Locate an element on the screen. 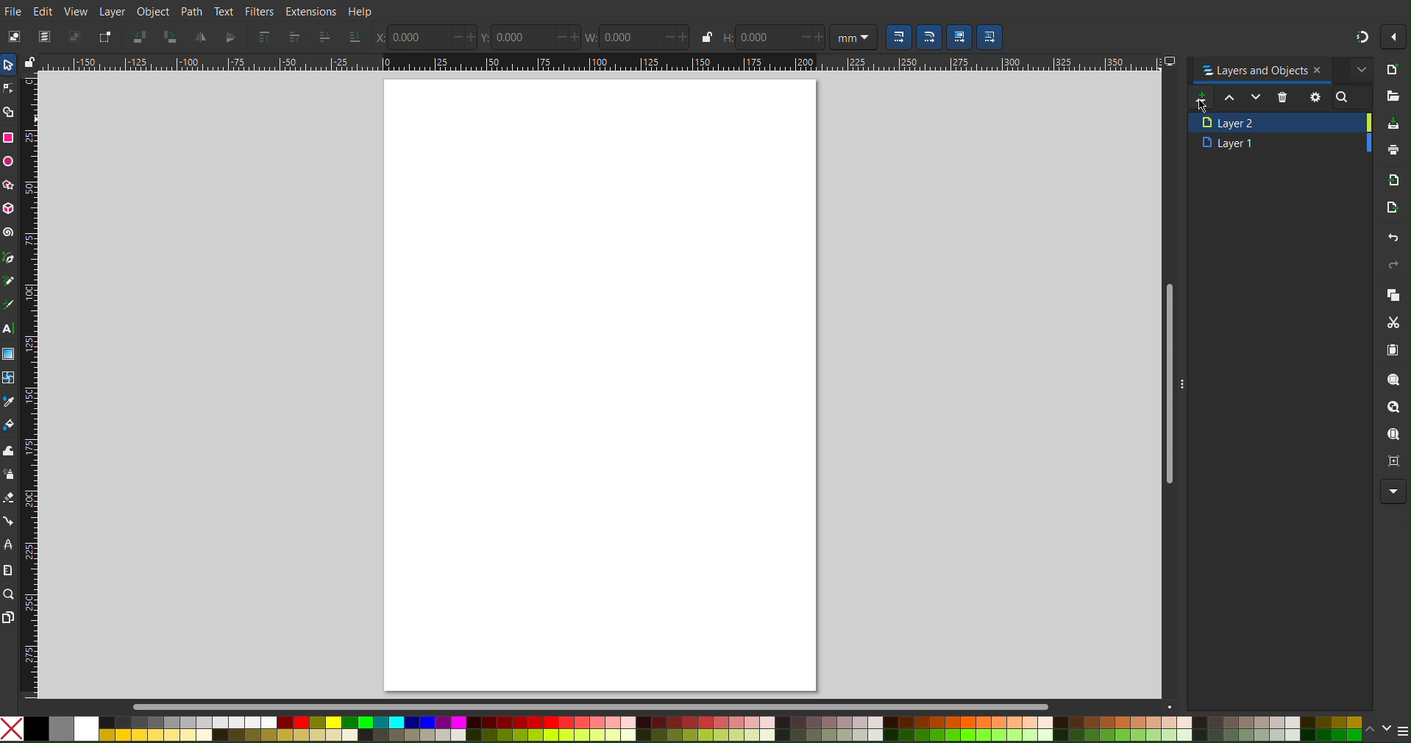 The width and height of the screenshot is (1411, 743). Layers and Objects is located at coordinates (1279, 69).